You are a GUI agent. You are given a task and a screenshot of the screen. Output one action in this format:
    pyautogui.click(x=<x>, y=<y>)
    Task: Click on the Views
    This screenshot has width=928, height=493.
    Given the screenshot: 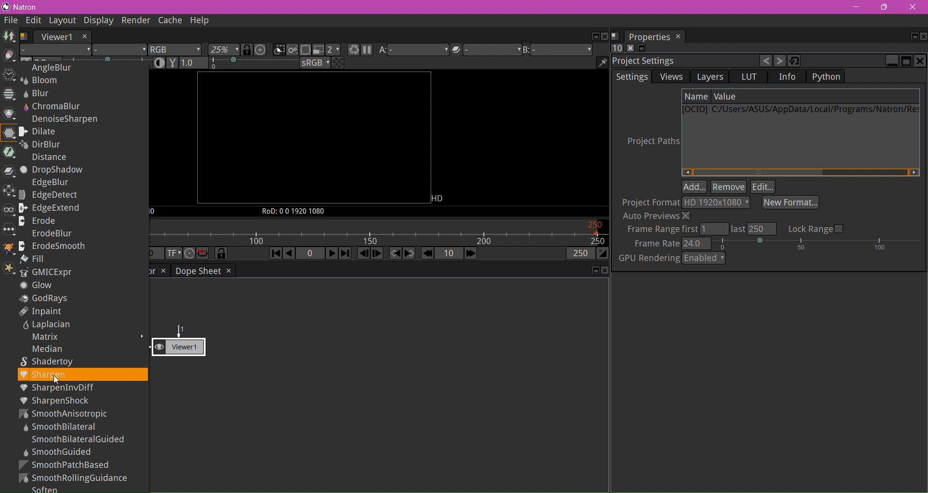 What is the action you would take?
    pyautogui.click(x=671, y=76)
    